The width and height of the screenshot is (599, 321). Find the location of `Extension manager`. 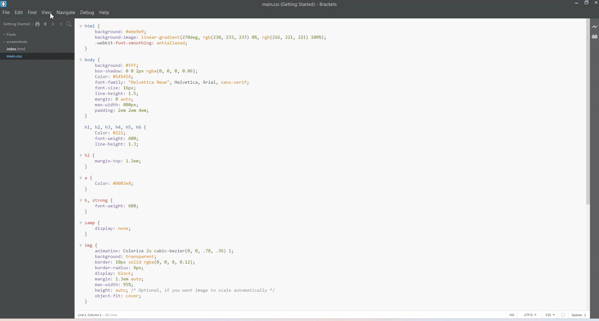

Extension manager is located at coordinates (595, 36).